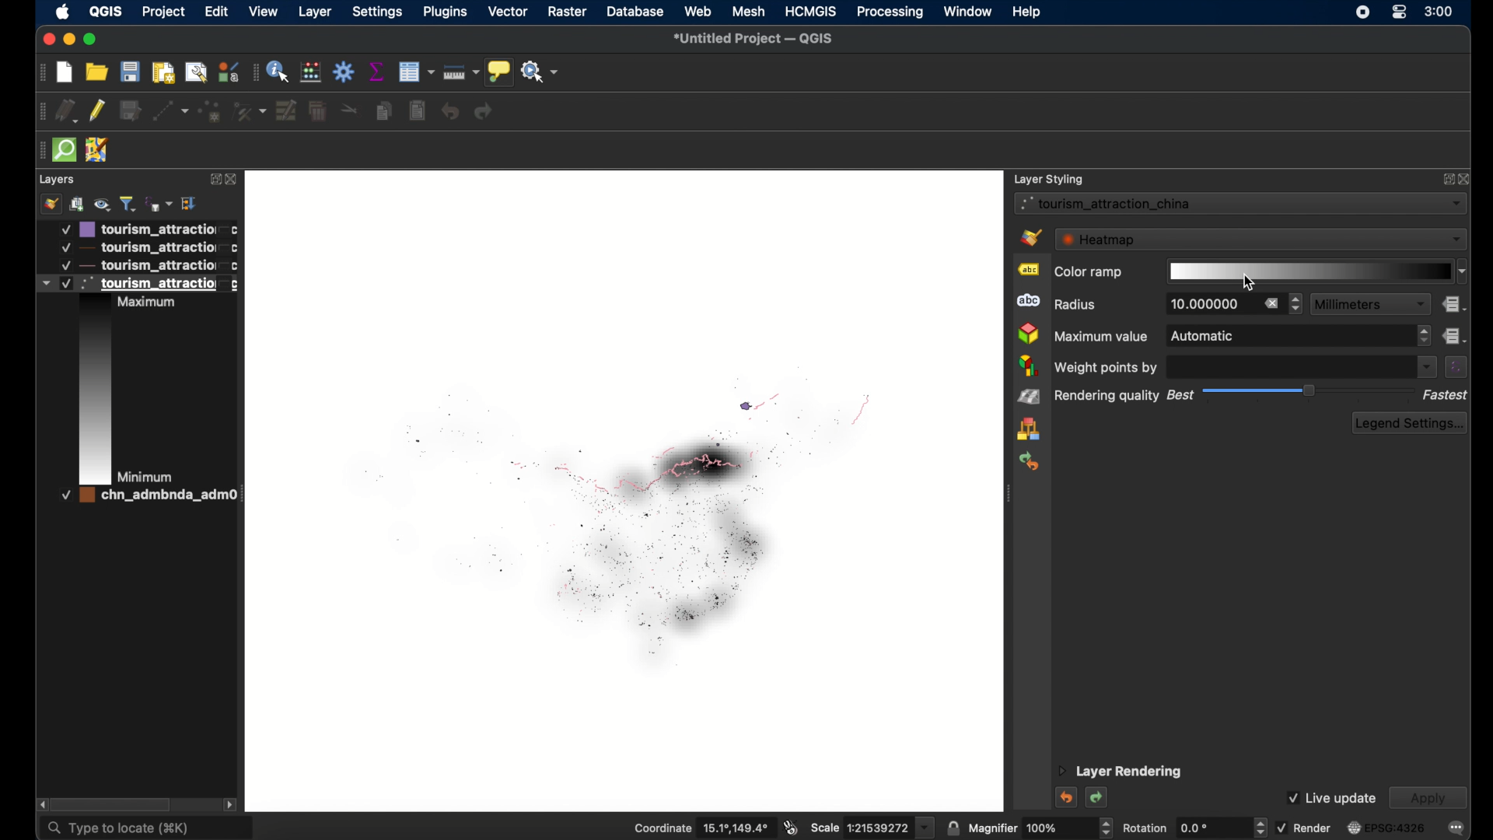  I want to click on styling manager, so click(226, 72).